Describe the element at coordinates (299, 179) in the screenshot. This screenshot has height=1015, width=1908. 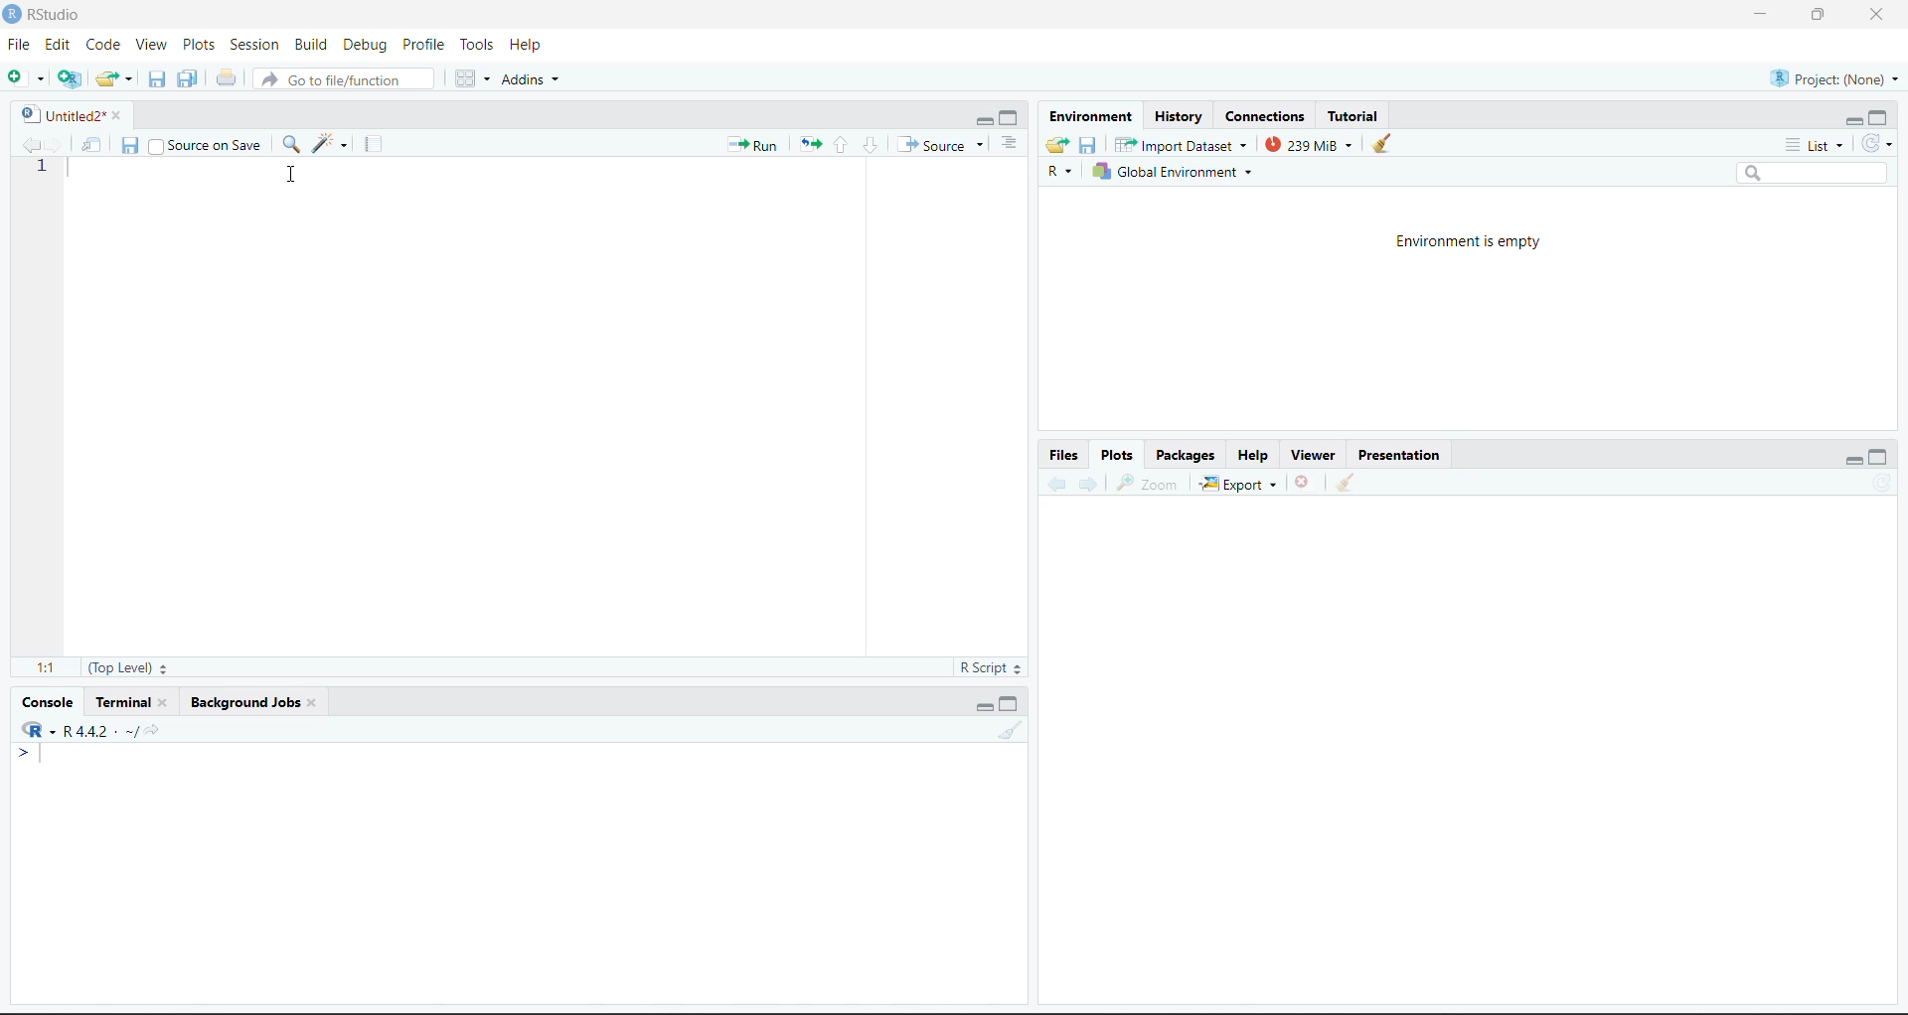
I see `Cursor` at that location.